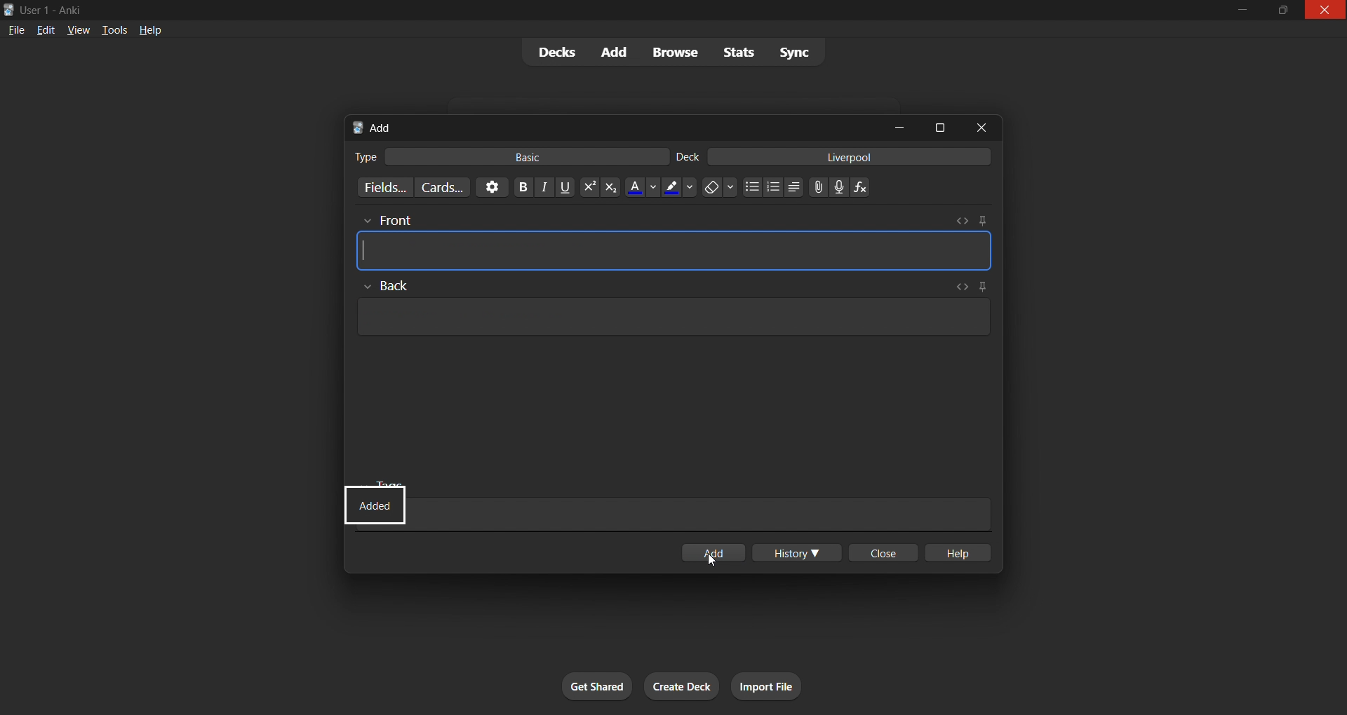 Image resolution: width=1347 pixels, height=715 pixels. Describe the element at coordinates (963, 552) in the screenshot. I see `help` at that location.